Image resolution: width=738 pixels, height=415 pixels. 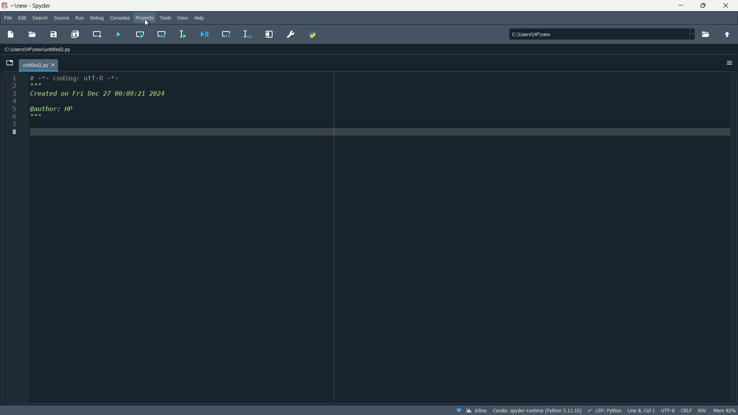 What do you see at coordinates (181, 33) in the screenshot?
I see `Run selector or current line (F9)` at bounding box center [181, 33].